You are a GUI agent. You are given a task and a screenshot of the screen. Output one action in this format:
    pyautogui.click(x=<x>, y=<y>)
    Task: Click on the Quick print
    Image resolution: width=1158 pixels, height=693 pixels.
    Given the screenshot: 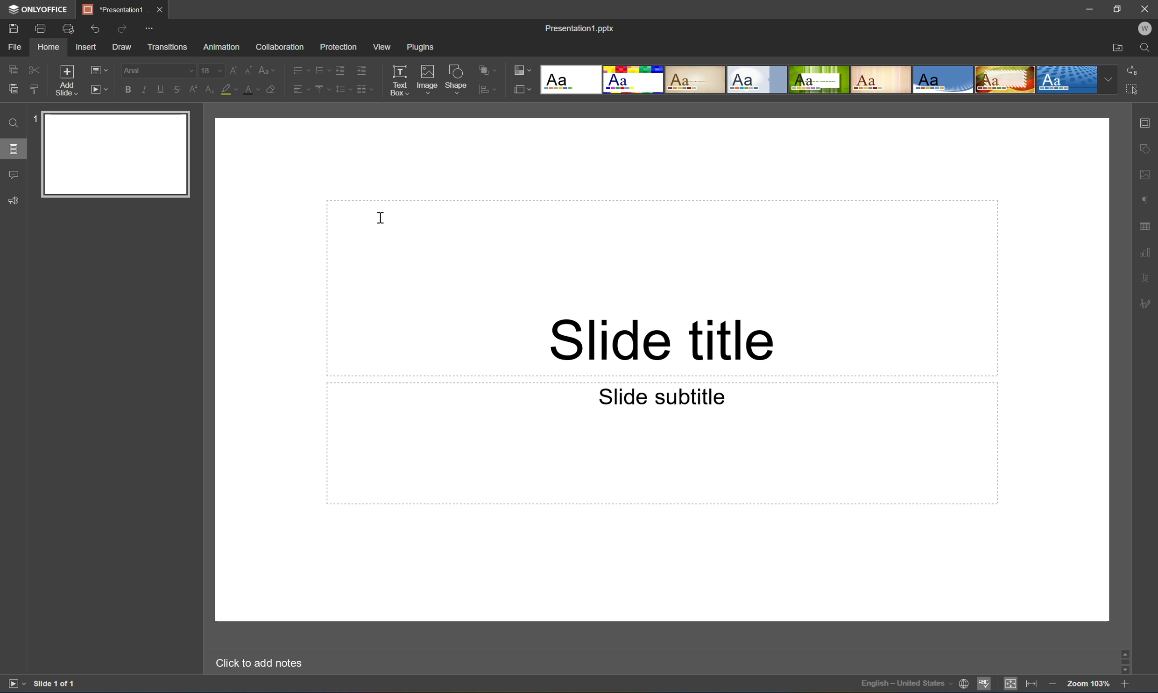 What is the action you would take?
    pyautogui.click(x=69, y=28)
    